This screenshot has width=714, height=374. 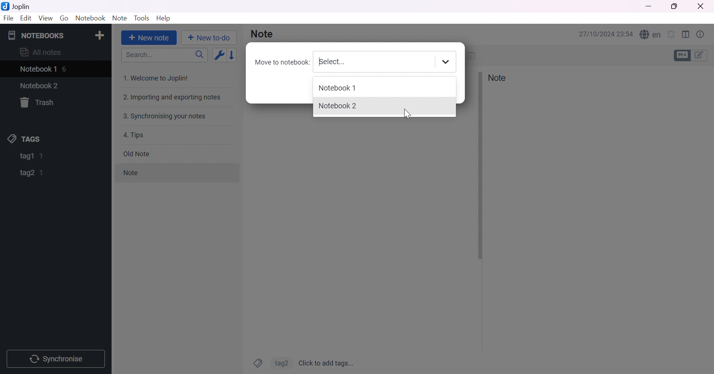 I want to click on 3. Synchronising your notes, so click(x=163, y=117).